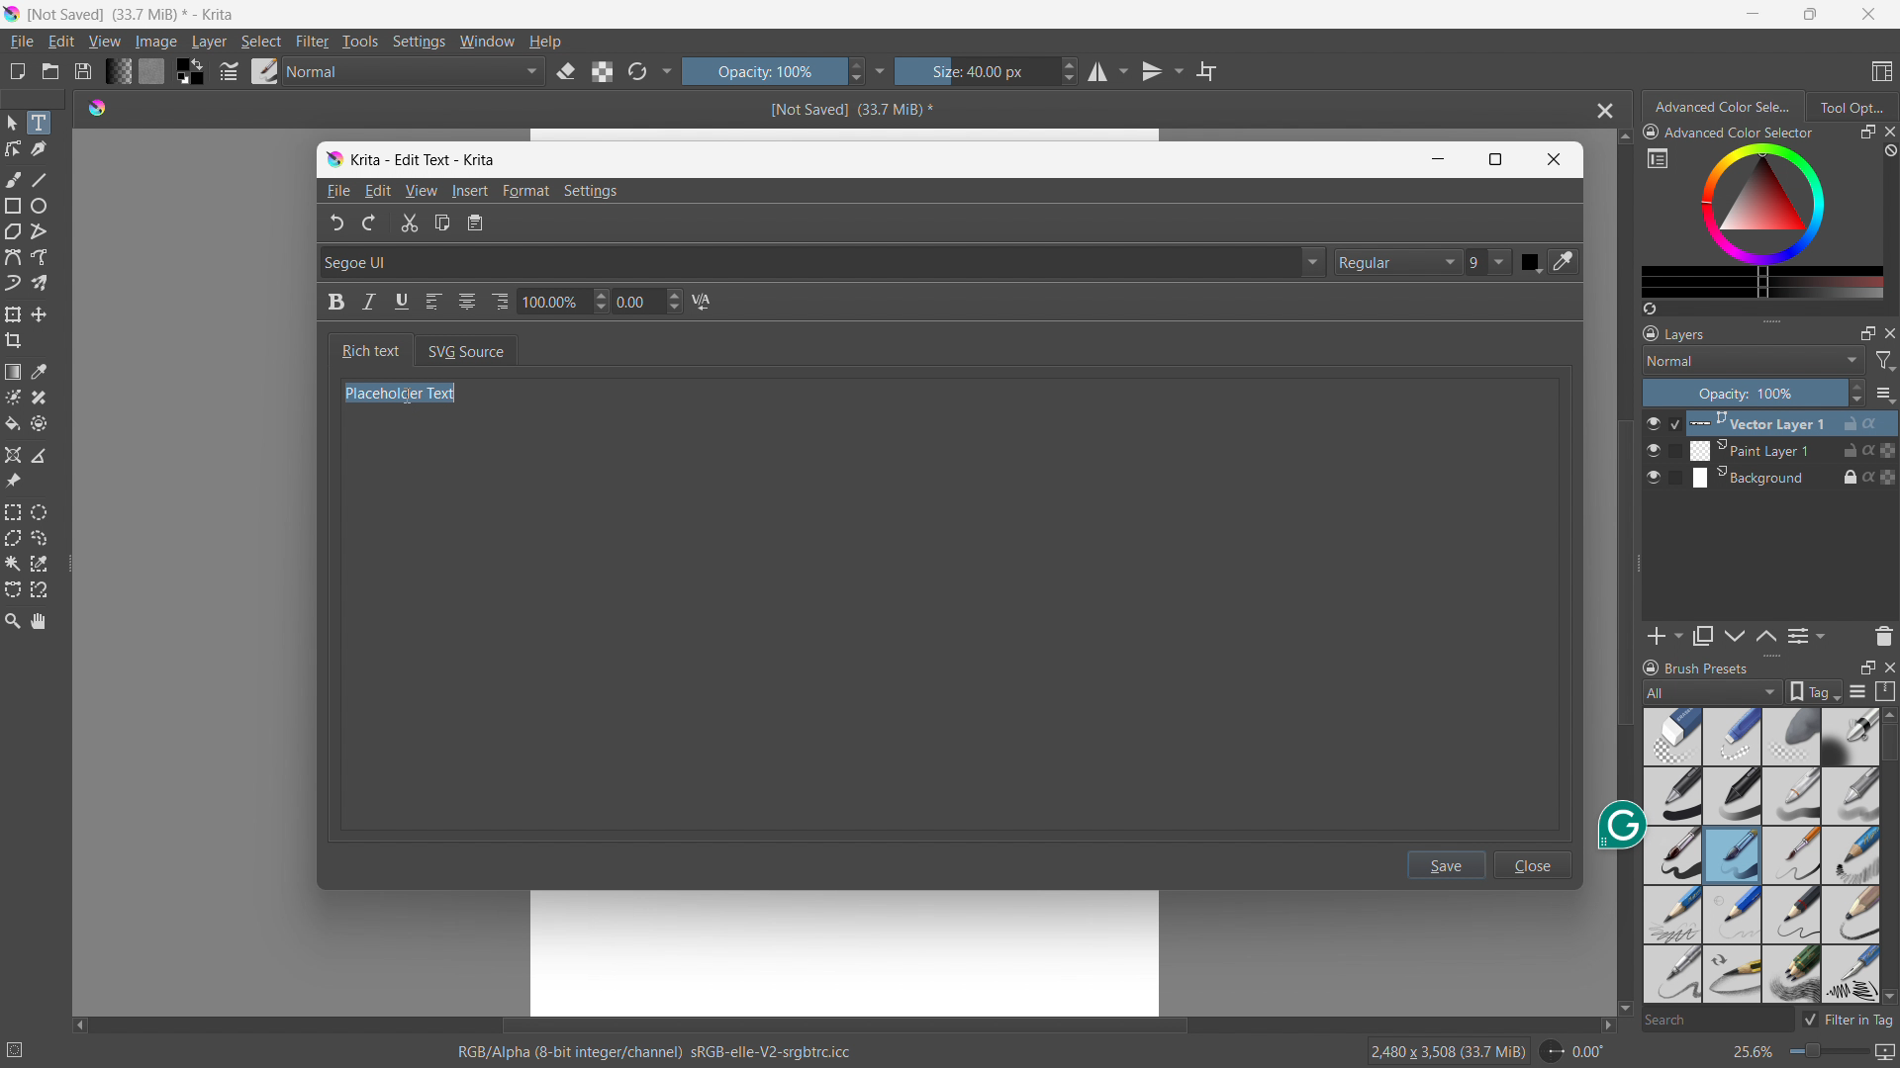 The width and height of the screenshot is (1900, 1068). I want to click on scroll up, so click(1888, 714).